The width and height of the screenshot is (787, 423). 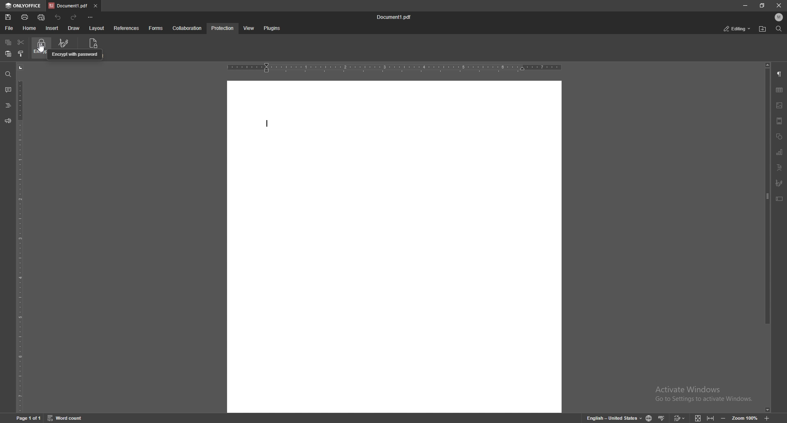 What do you see at coordinates (66, 418) in the screenshot?
I see `word count` at bounding box center [66, 418].